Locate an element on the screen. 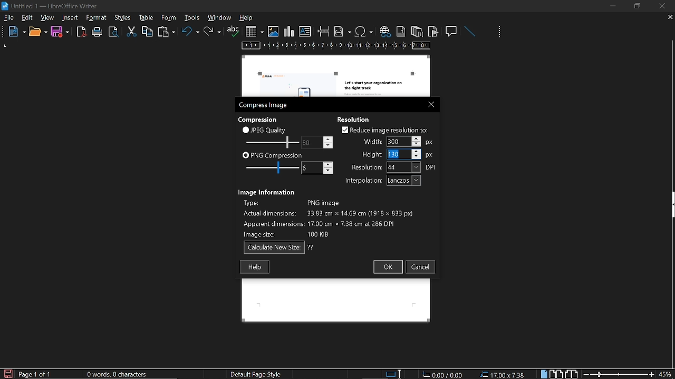  close is located at coordinates (429, 104).